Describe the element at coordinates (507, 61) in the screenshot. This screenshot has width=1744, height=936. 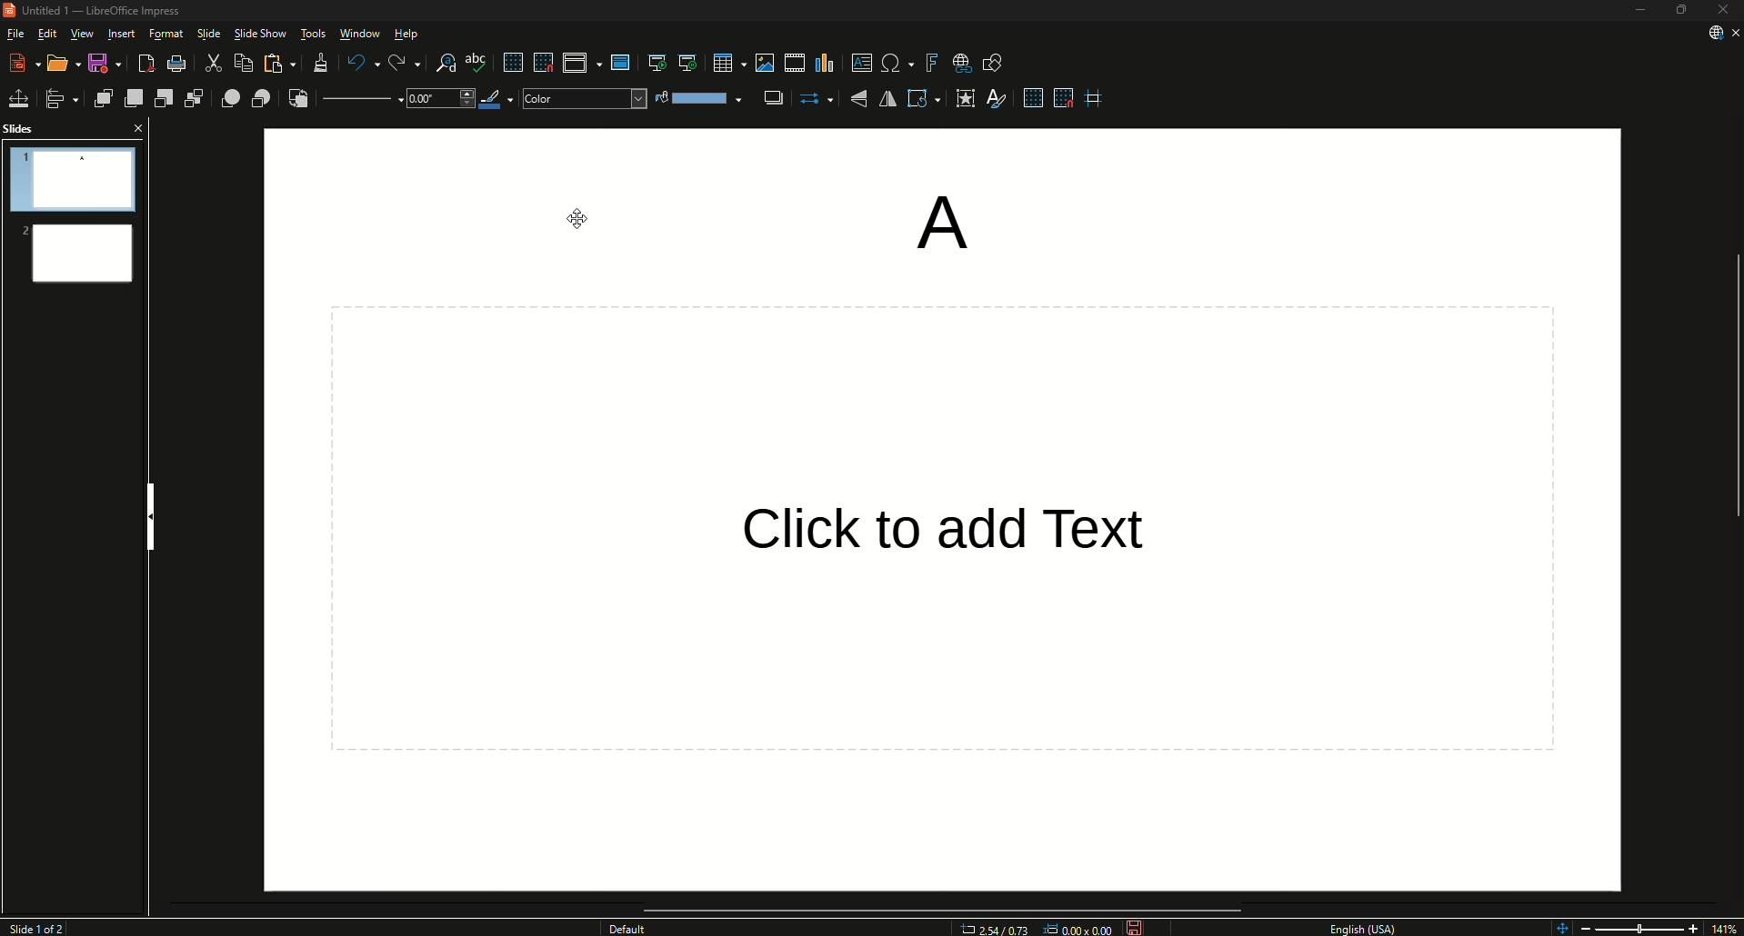
I see `Display Grid` at that location.